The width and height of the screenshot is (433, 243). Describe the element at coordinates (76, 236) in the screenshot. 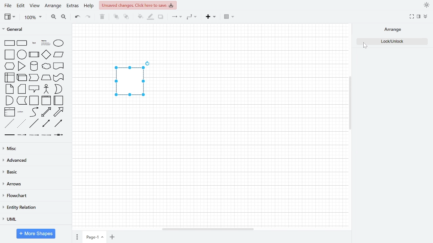

I see `pages` at that location.